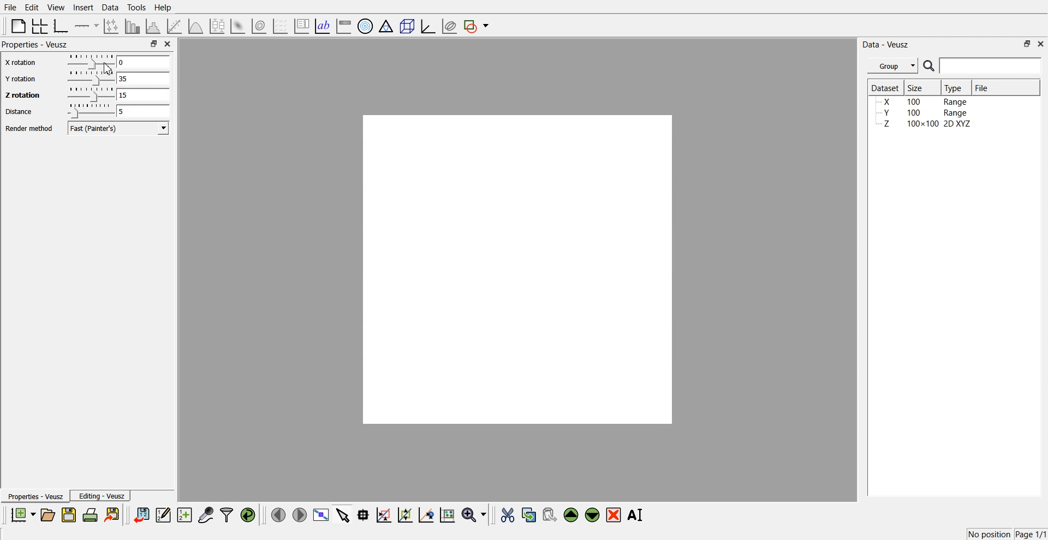 The width and height of the screenshot is (1048, 540). What do you see at coordinates (22, 514) in the screenshot?
I see `New document` at bounding box center [22, 514].